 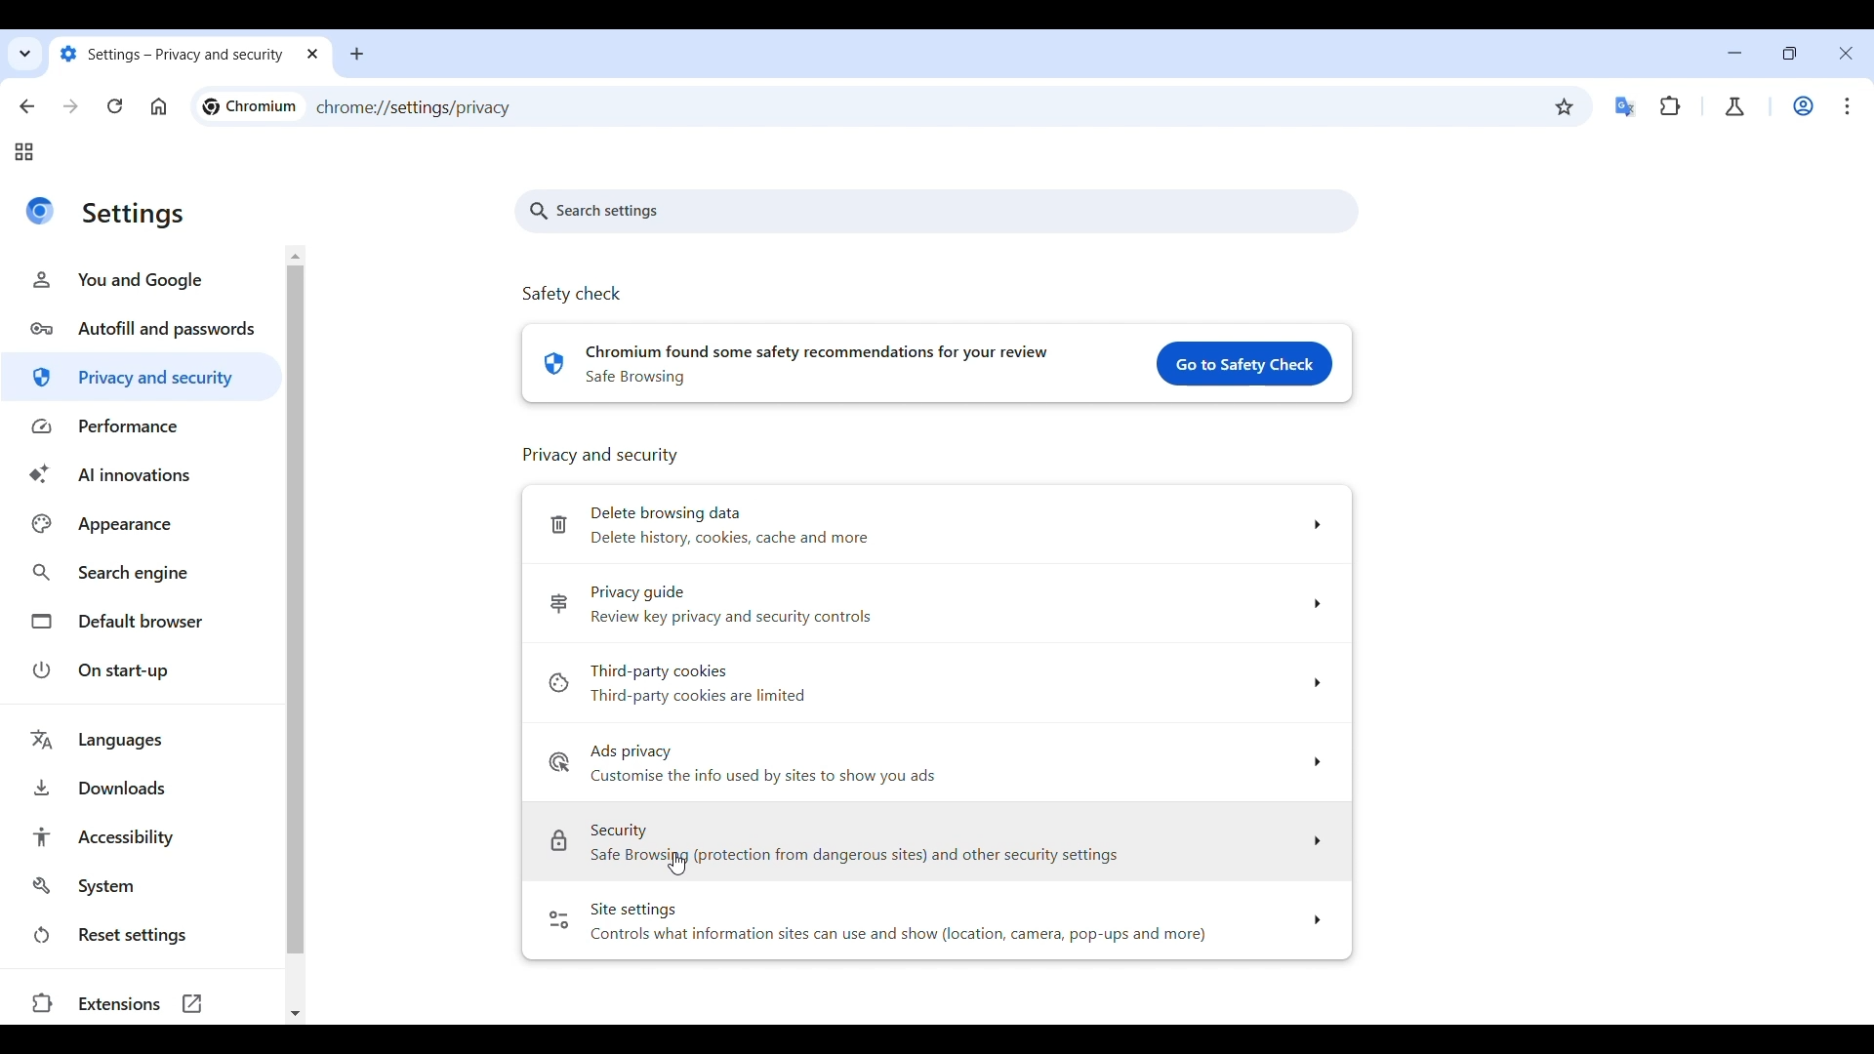 I want to click on Downloads, so click(x=144, y=789).